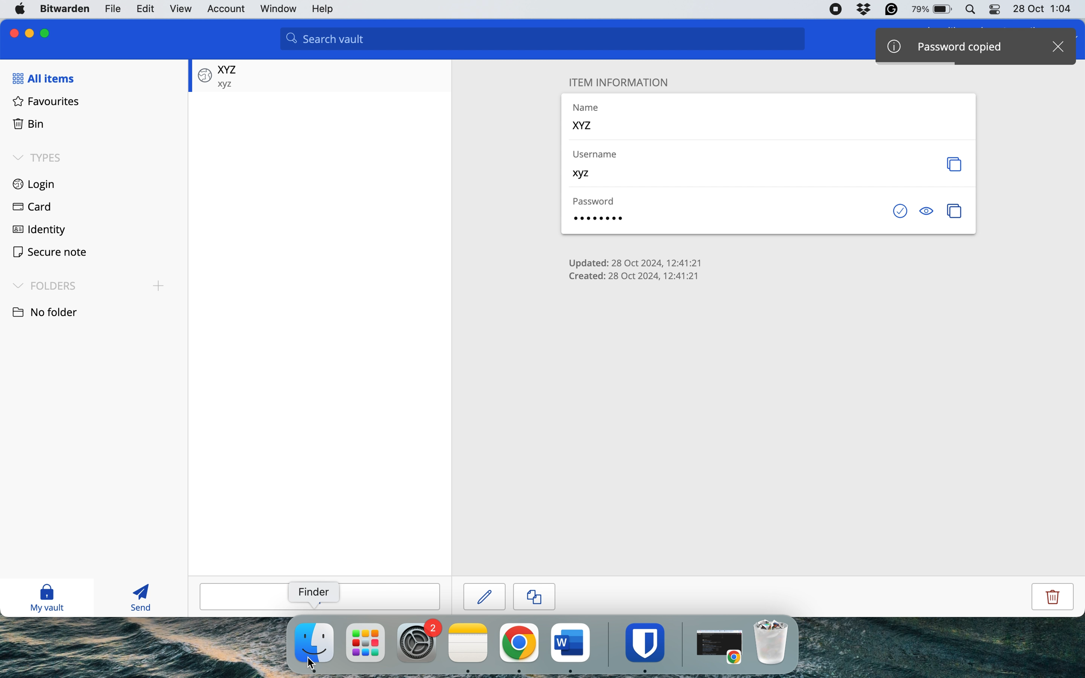 The width and height of the screenshot is (1085, 678). What do you see at coordinates (571, 642) in the screenshot?
I see `ms word` at bounding box center [571, 642].